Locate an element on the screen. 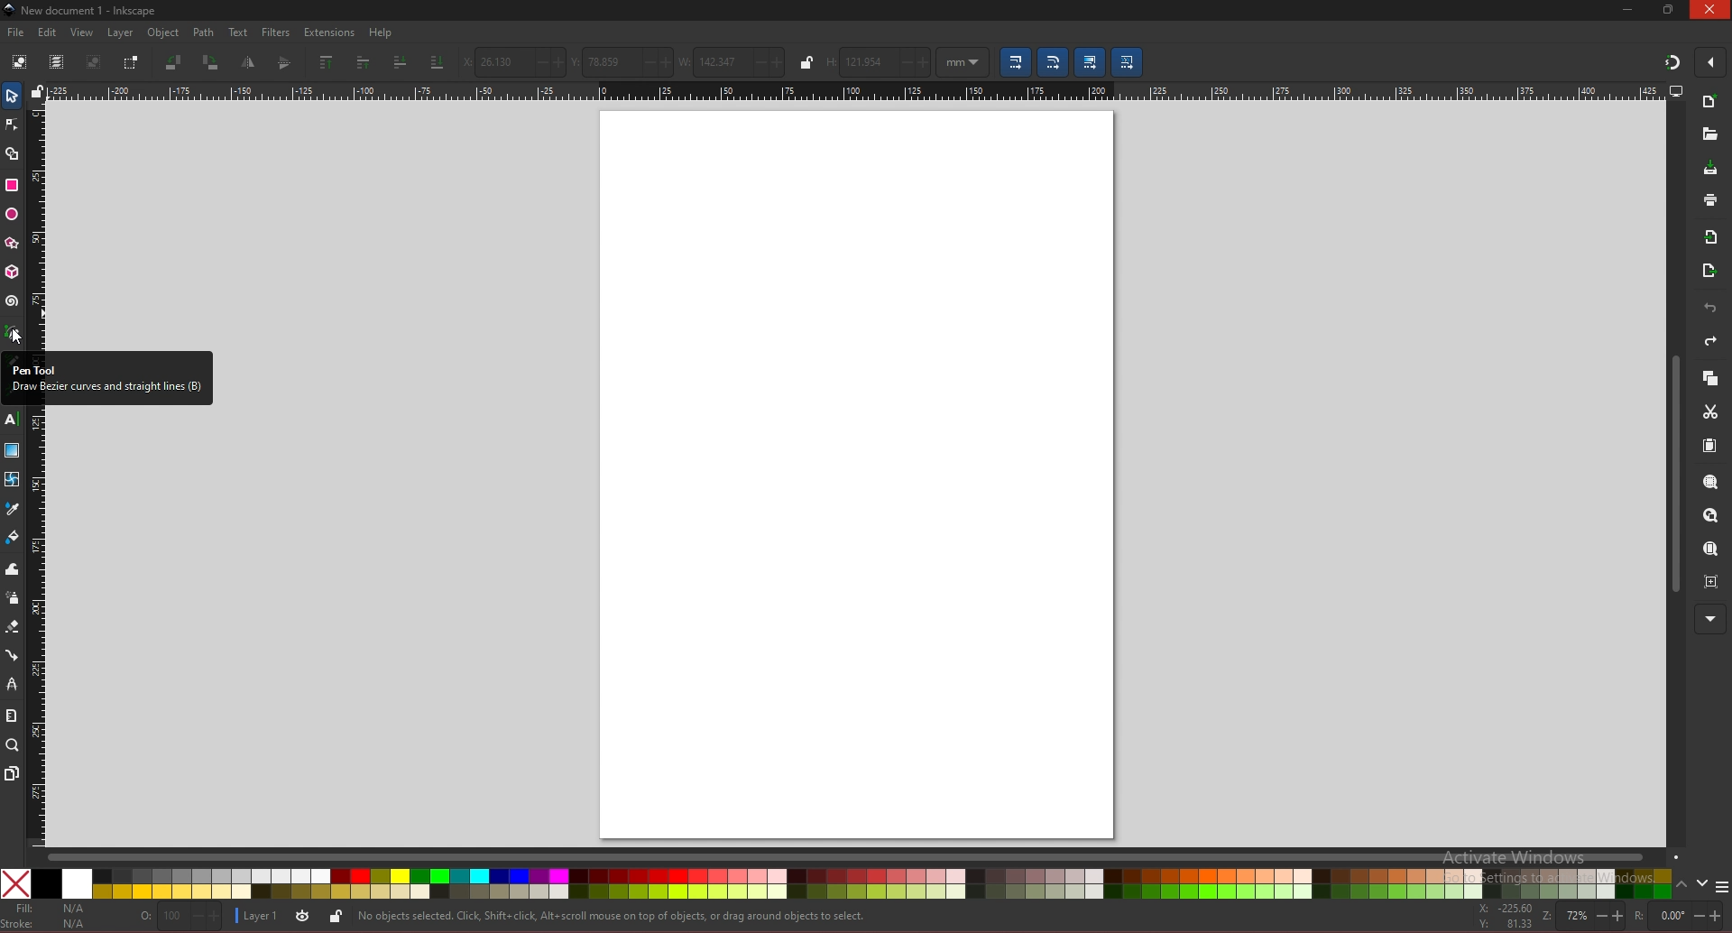 This screenshot has height=933, width=1732. lower selection one step is located at coordinates (401, 62).